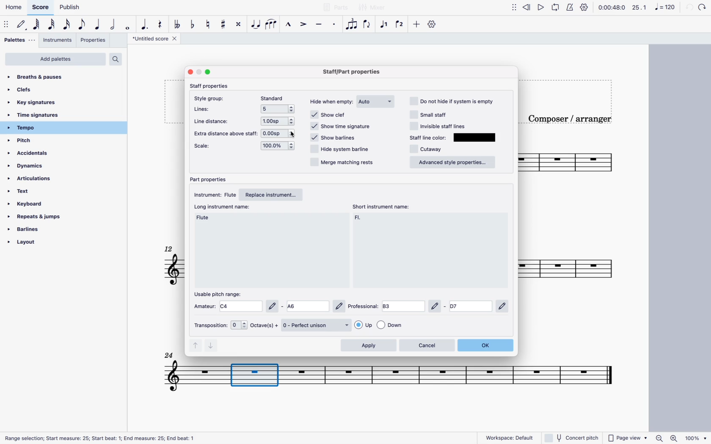  Describe the element at coordinates (209, 72) in the screenshot. I see `maximize` at that location.